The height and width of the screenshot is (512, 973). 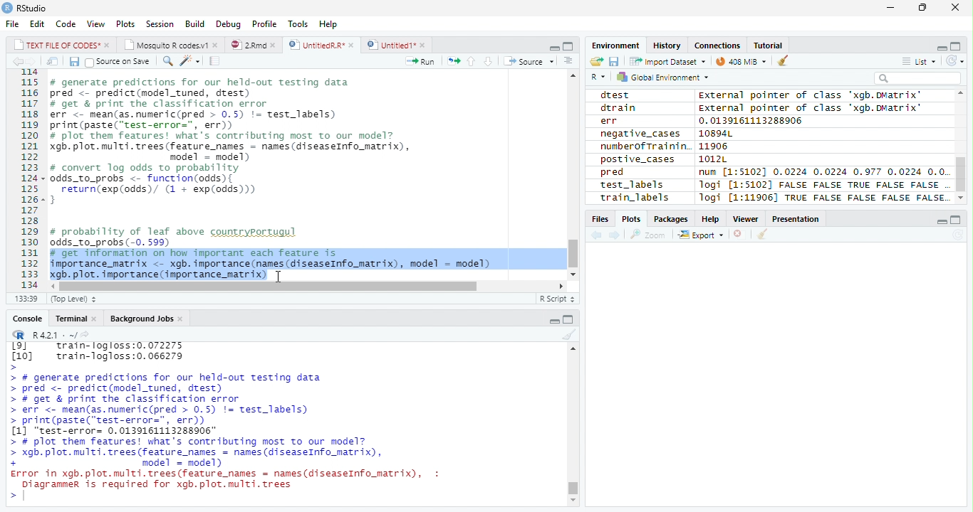 I want to click on Edit, so click(x=36, y=23).